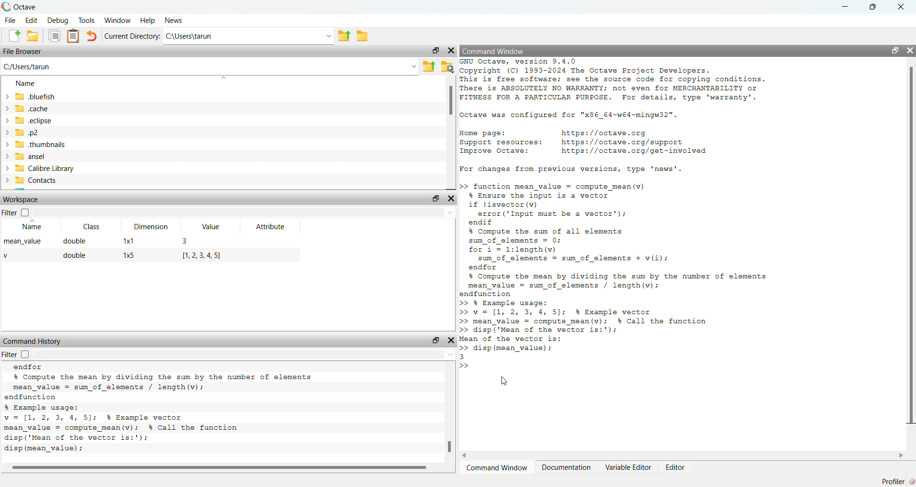 This screenshot has height=487, width=916. What do you see at coordinates (629, 467) in the screenshot?
I see `Variable Editor` at bounding box center [629, 467].